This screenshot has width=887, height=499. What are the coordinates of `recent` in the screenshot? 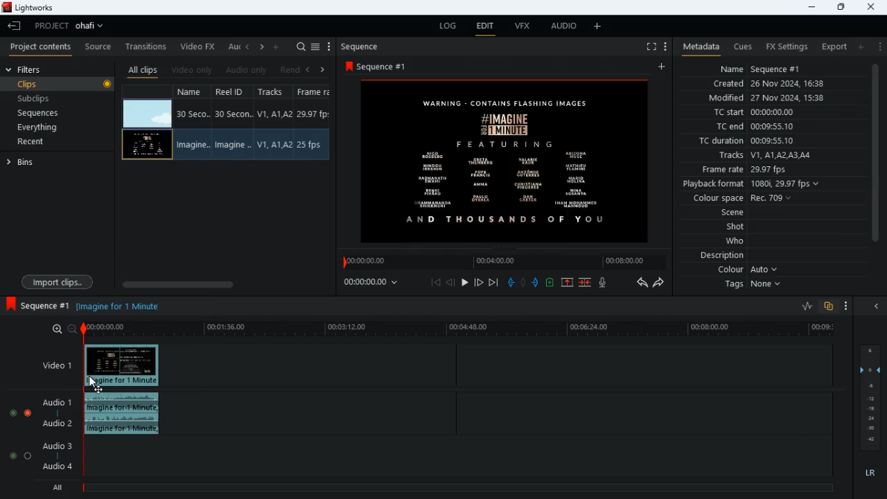 It's located at (44, 143).